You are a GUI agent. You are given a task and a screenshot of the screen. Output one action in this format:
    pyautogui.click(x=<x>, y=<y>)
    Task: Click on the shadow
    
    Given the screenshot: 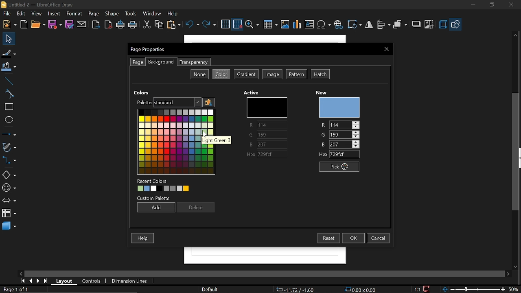 What is the action you would take?
    pyautogui.click(x=416, y=24)
    